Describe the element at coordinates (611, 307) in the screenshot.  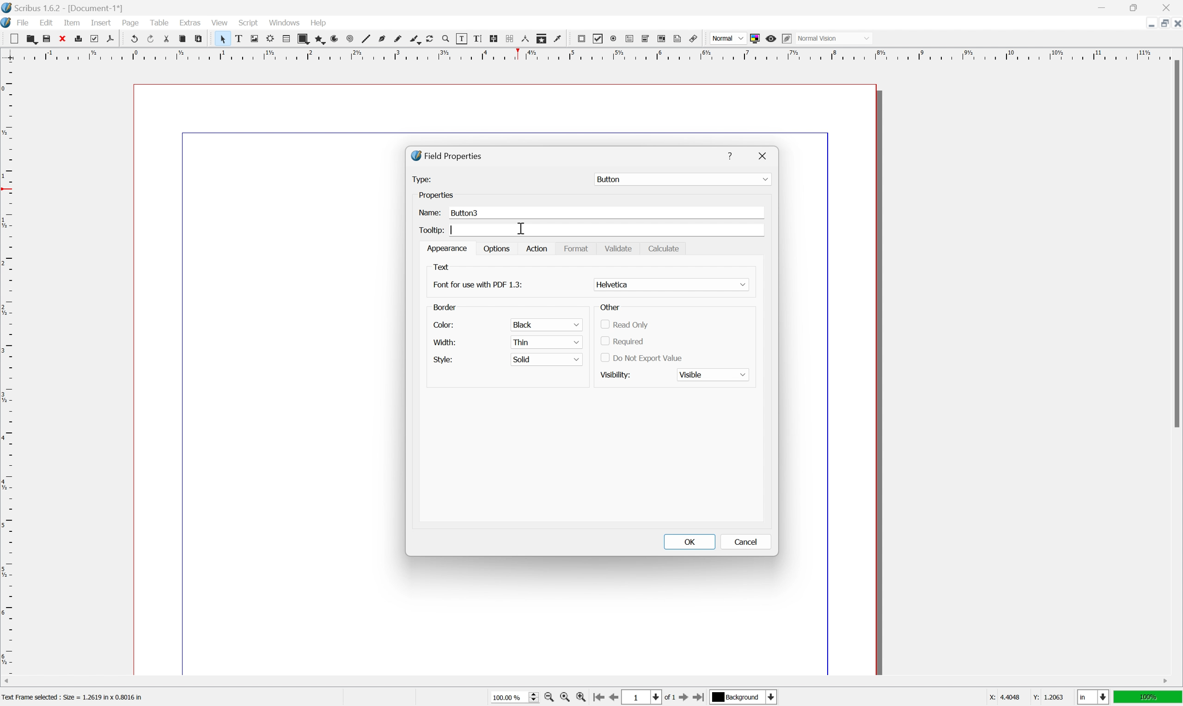
I see `Other` at that location.